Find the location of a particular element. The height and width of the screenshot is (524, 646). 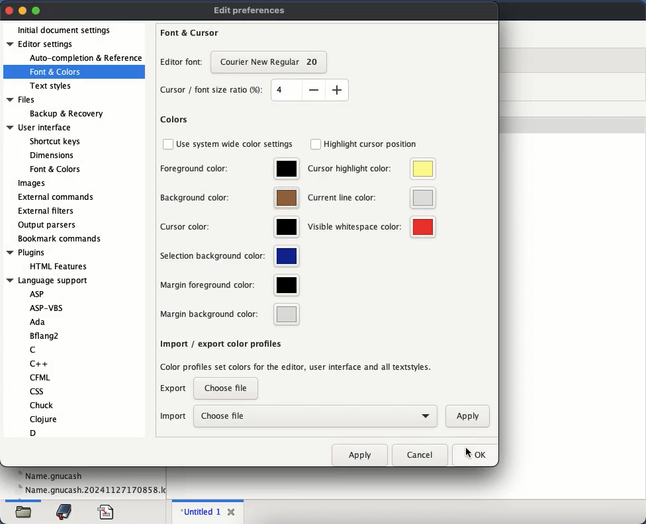

Language support is located at coordinates (48, 279).